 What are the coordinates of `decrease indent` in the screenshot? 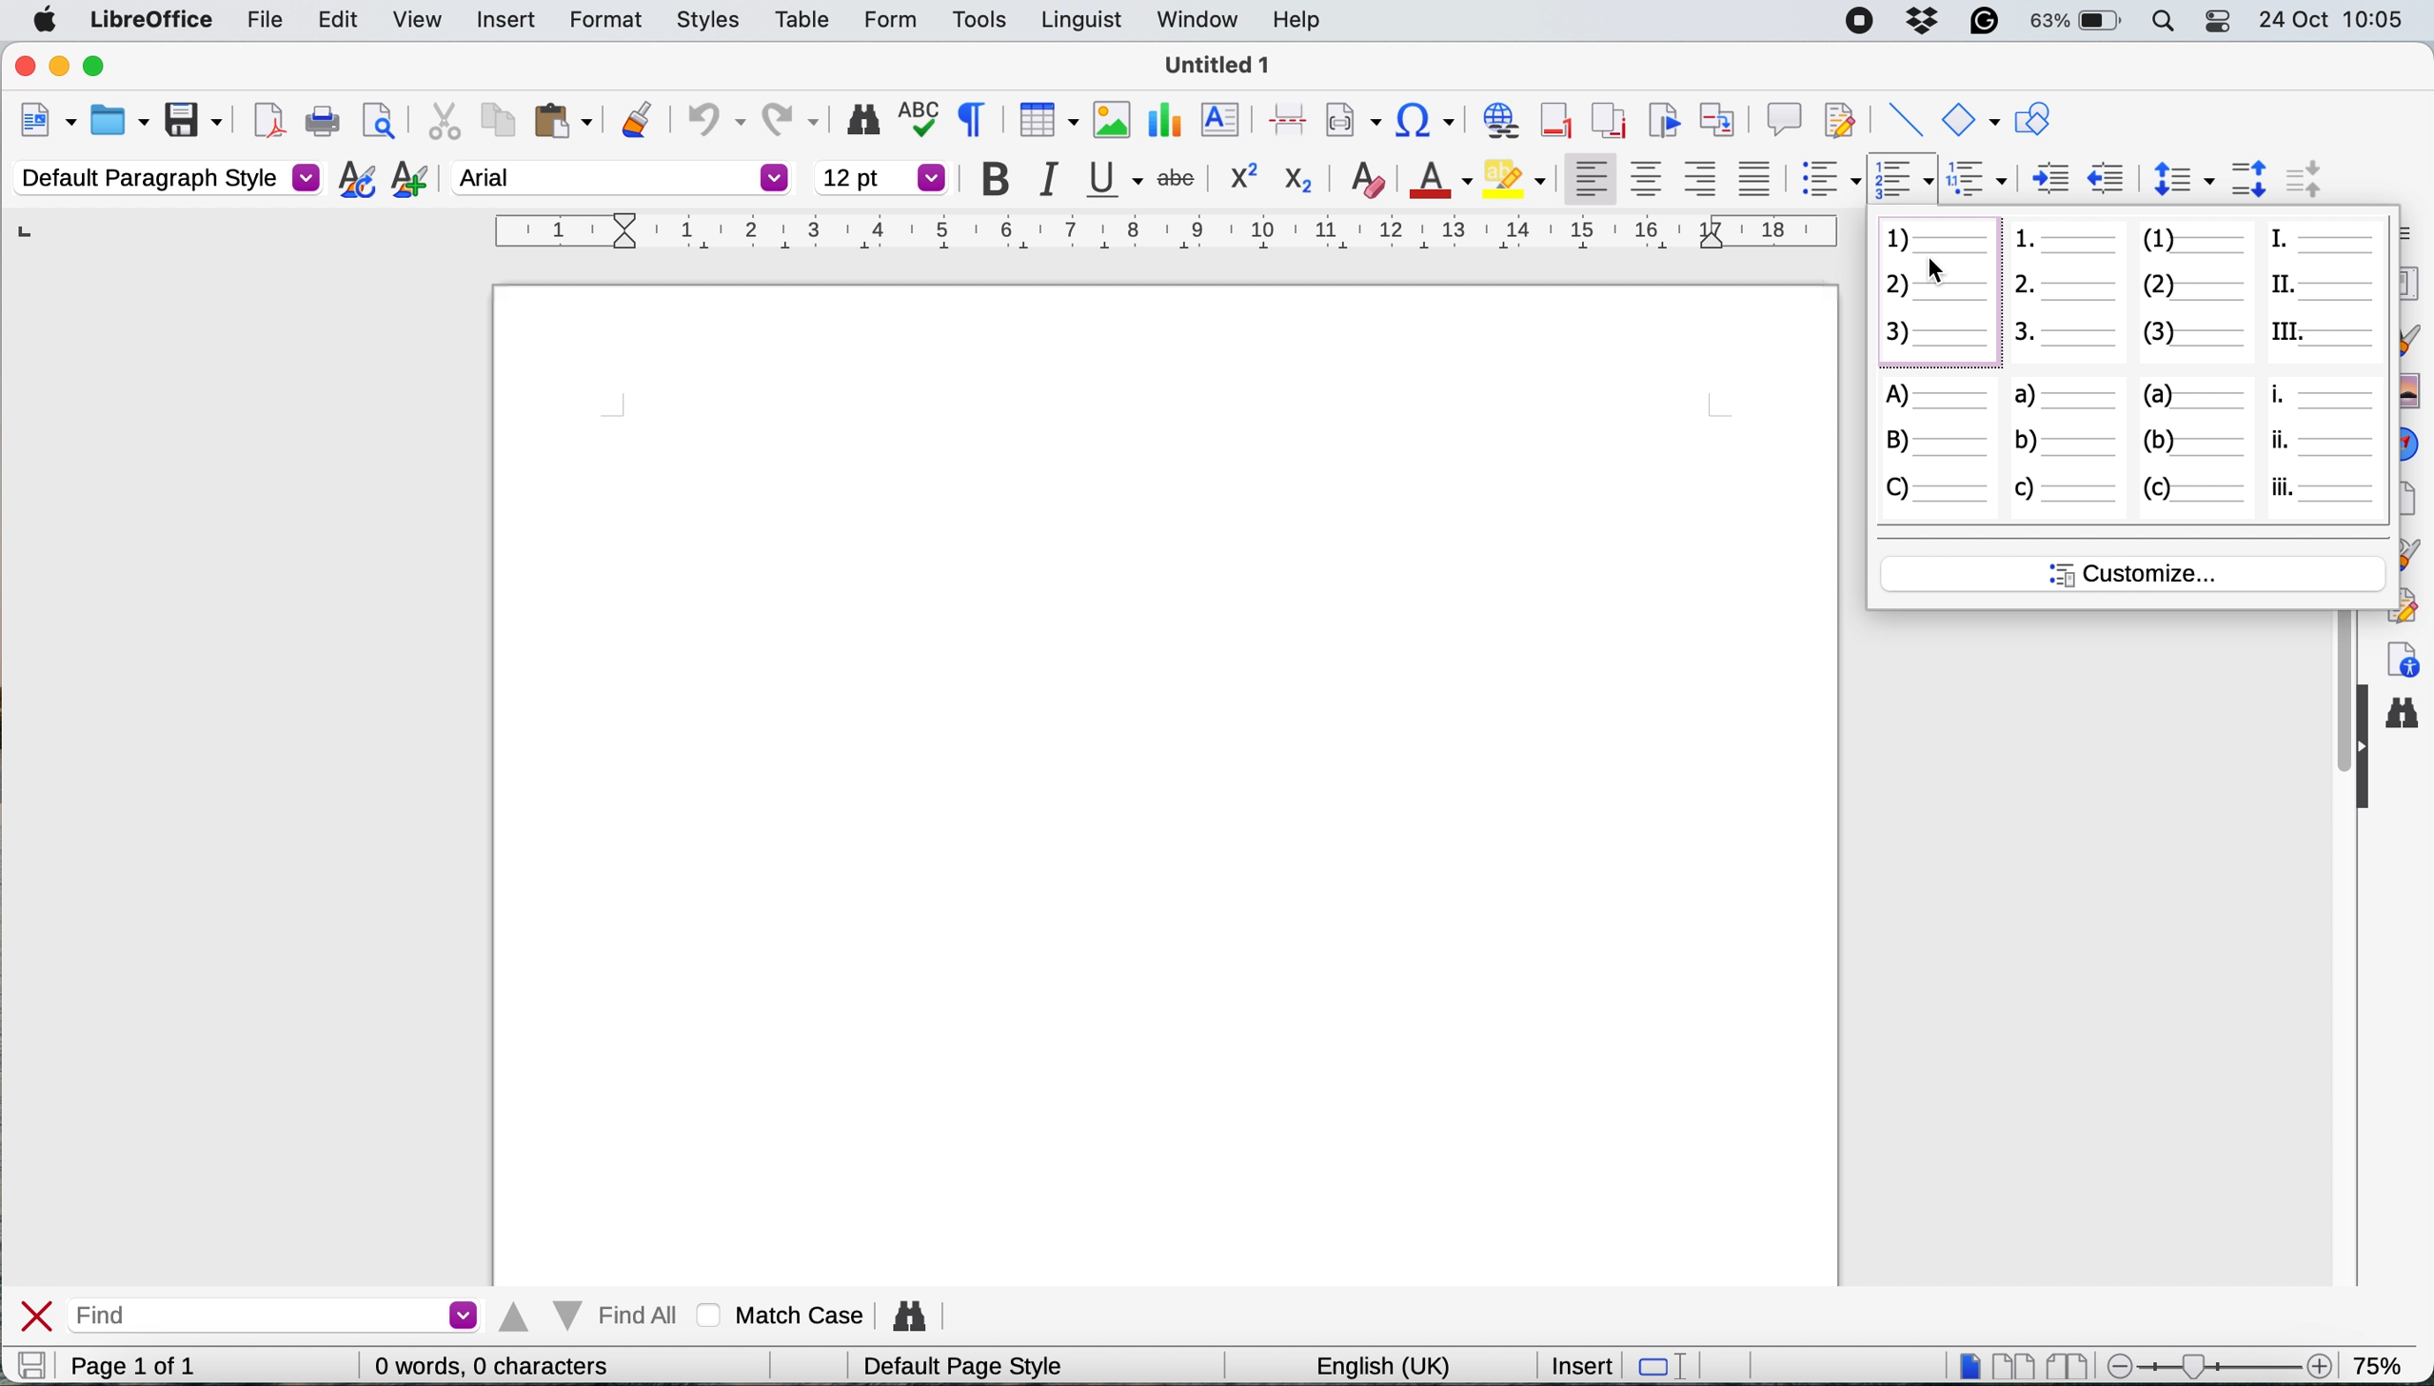 It's located at (2049, 176).